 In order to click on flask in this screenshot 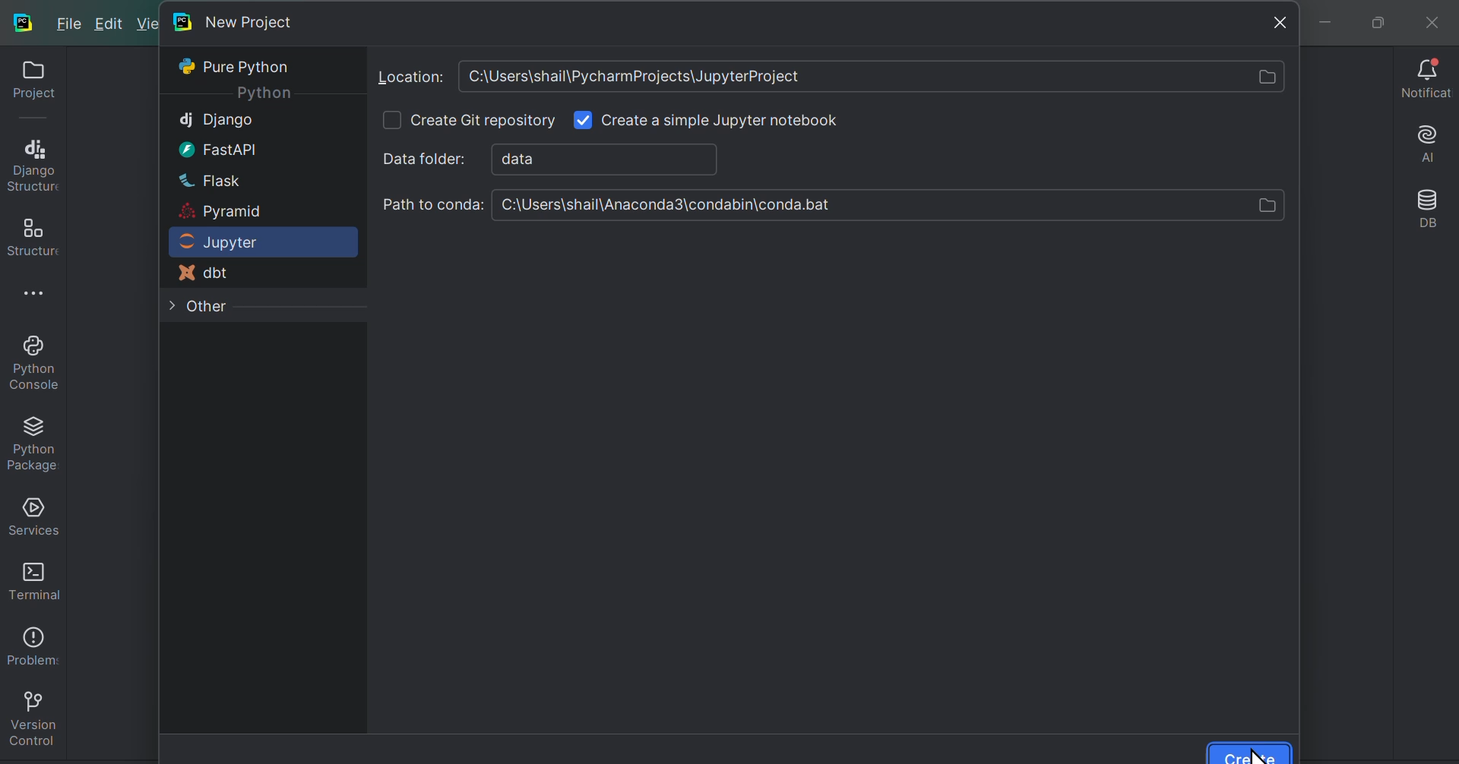, I will do `click(208, 179)`.